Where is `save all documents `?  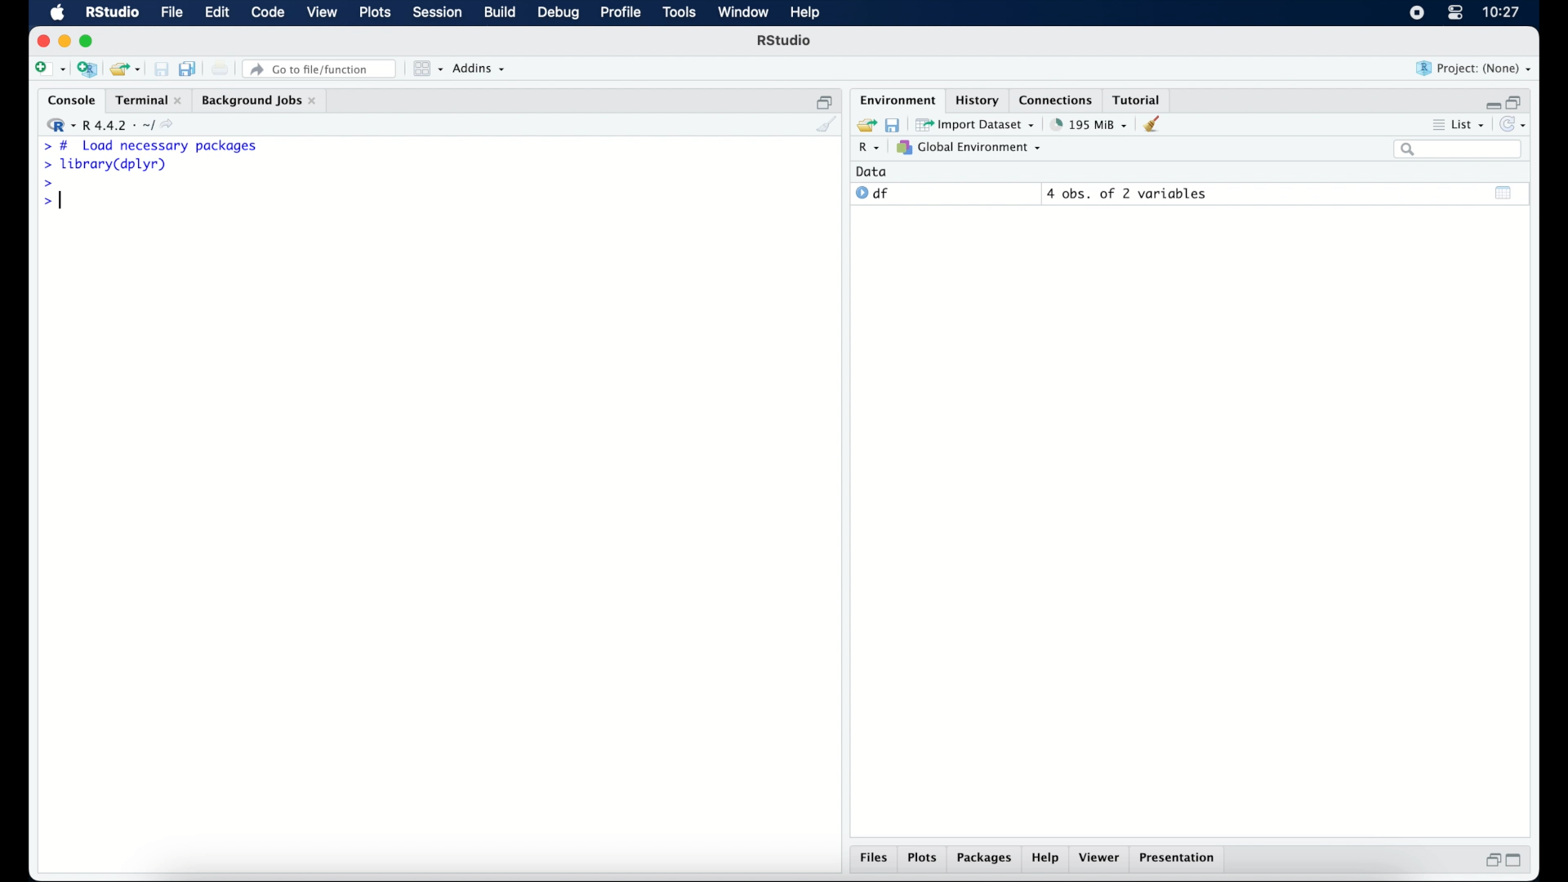 save all documents  is located at coordinates (189, 68).